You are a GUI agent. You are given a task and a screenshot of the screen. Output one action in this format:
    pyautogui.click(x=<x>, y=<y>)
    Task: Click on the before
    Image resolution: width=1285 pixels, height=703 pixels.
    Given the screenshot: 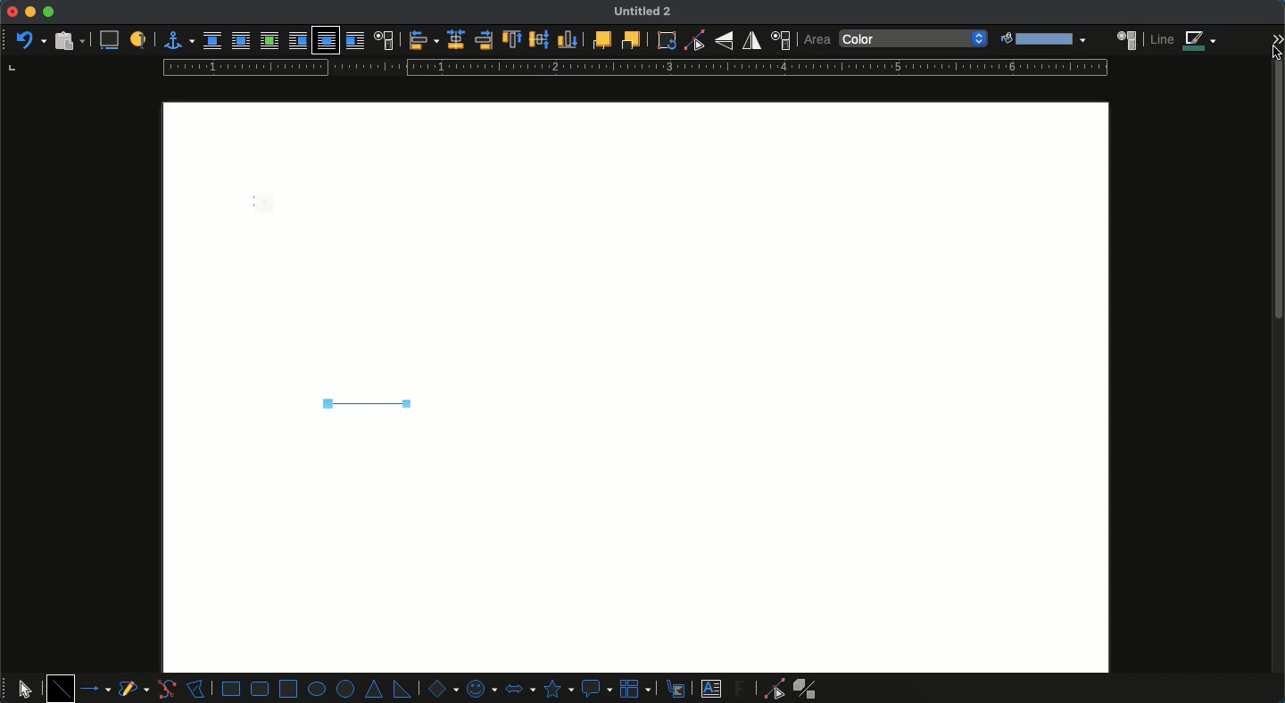 What is the action you would take?
    pyautogui.click(x=297, y=41)
    